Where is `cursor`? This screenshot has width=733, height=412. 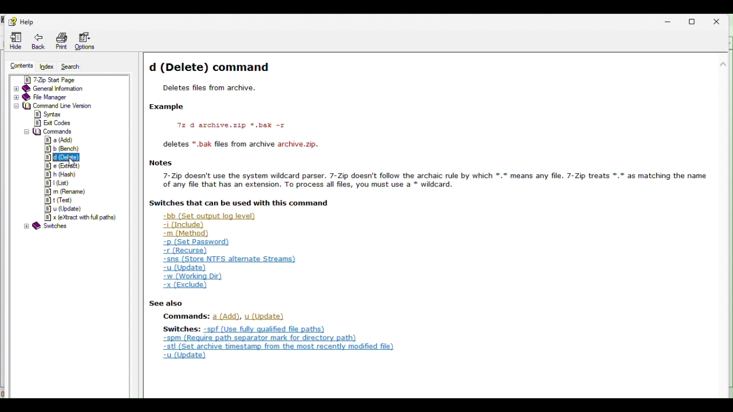 cursor is located at coordinates (72, 164).